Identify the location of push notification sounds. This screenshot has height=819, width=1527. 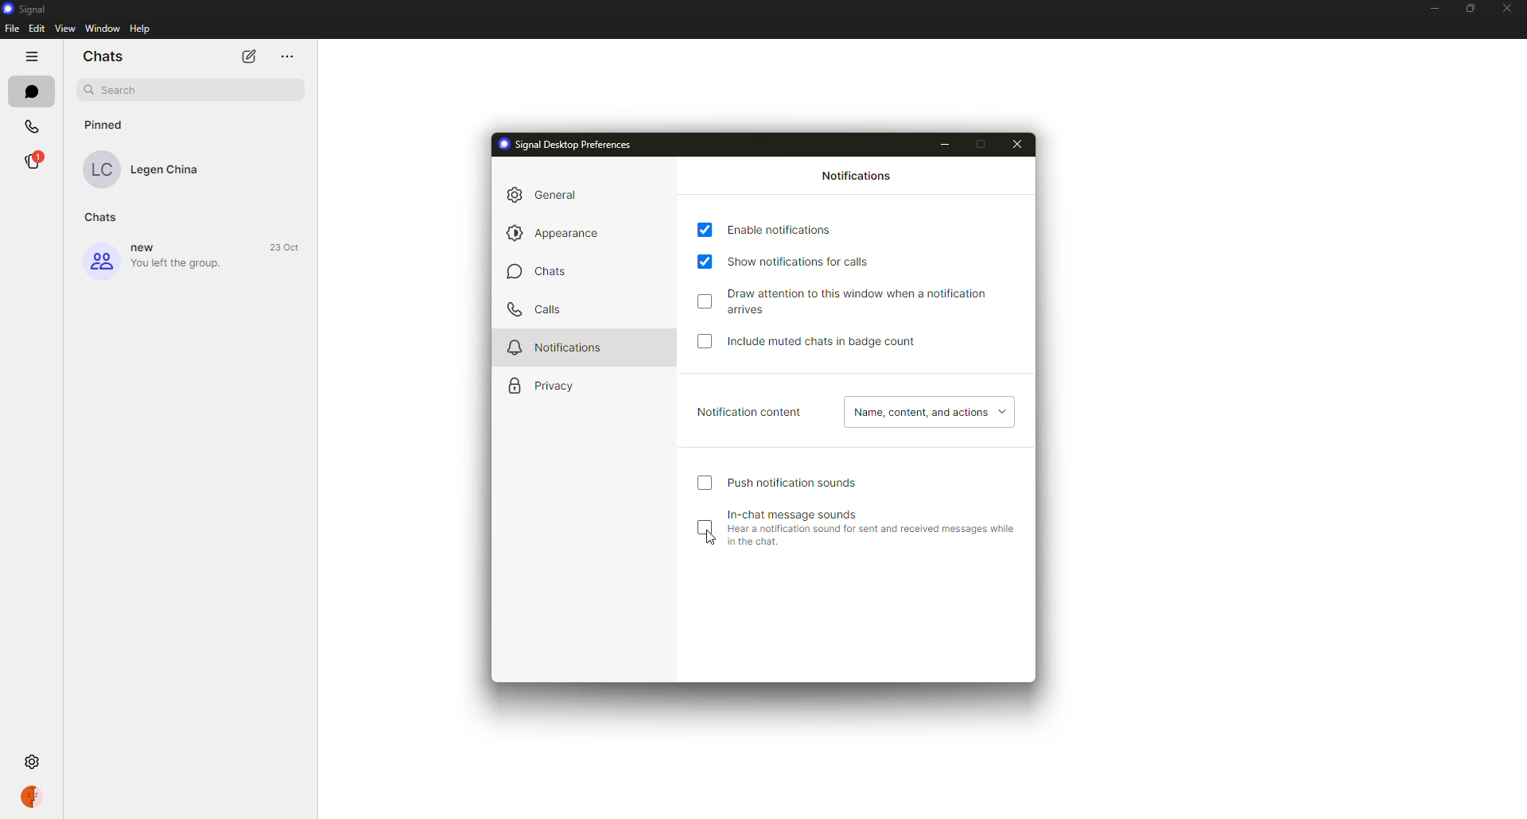
(791, 480).